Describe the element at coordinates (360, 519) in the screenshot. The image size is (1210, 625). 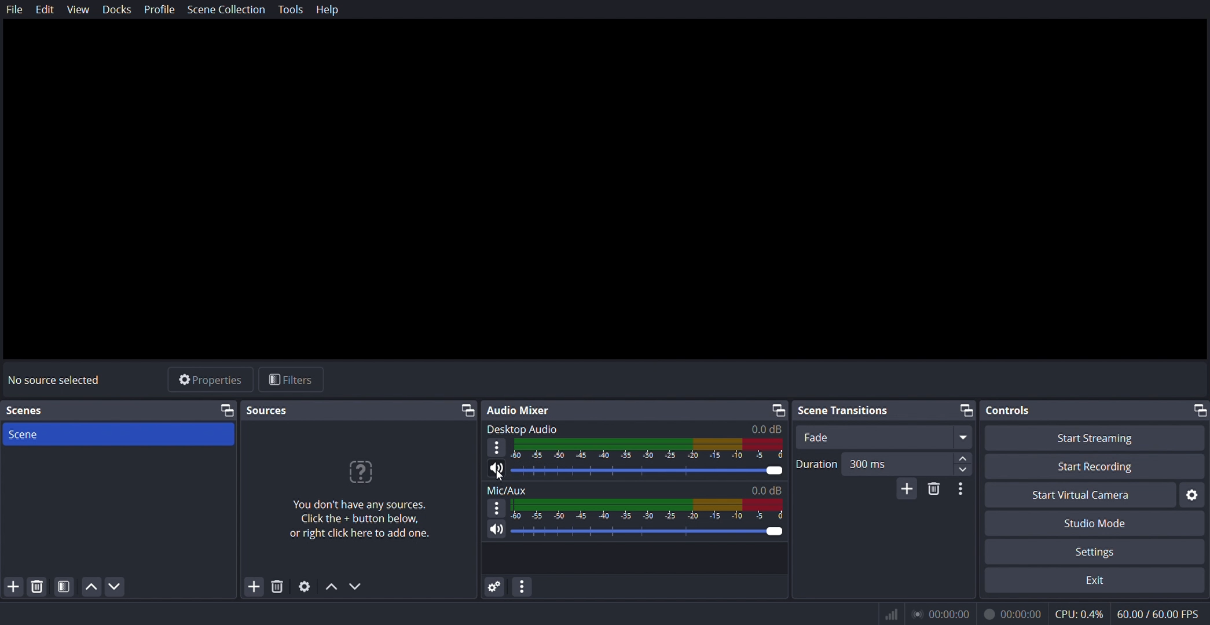
I see `You don't have any sources.
Click the + button below,
or right click here to add one.` at that location.